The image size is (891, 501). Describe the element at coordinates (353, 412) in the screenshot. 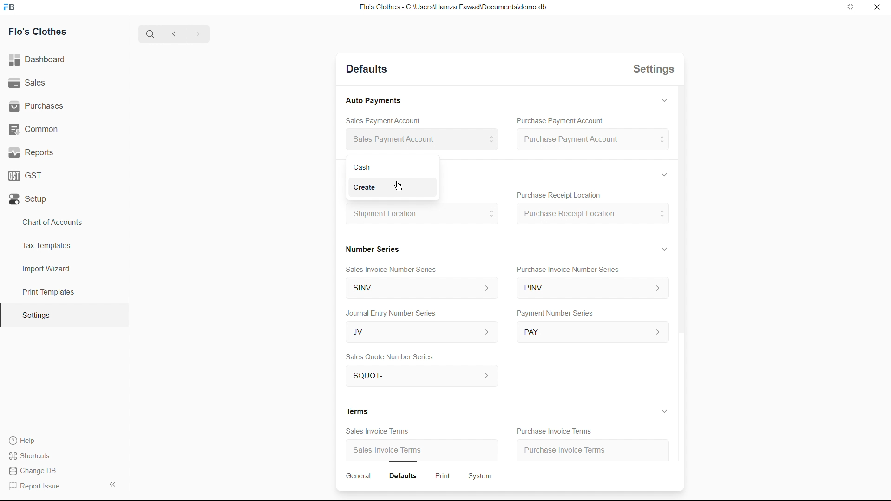

I see `Terms` at that location.